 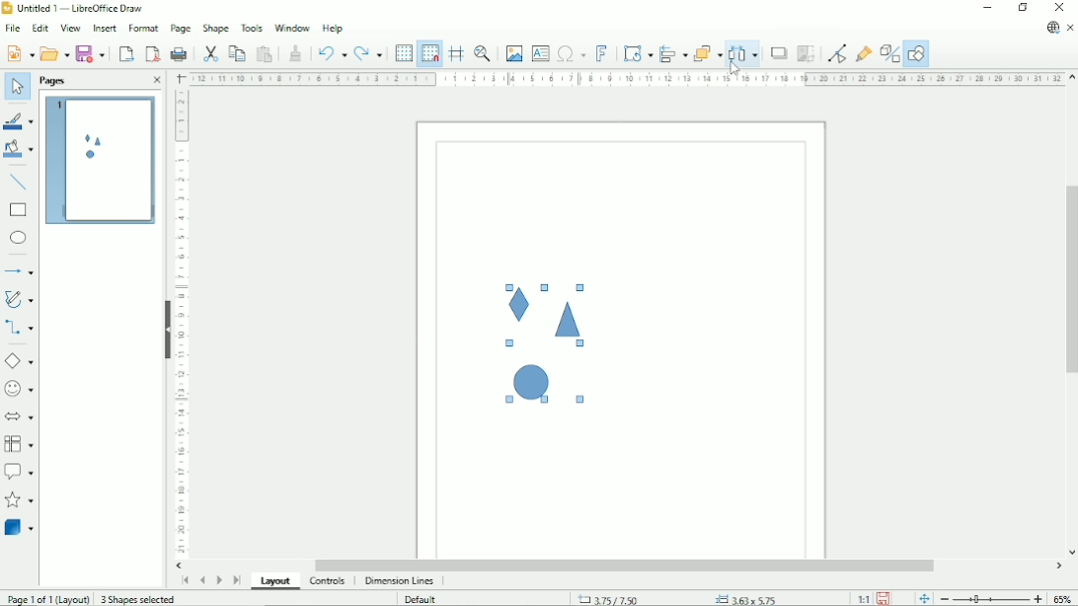 I want to click on Cursor, so click(x=734, y=69).